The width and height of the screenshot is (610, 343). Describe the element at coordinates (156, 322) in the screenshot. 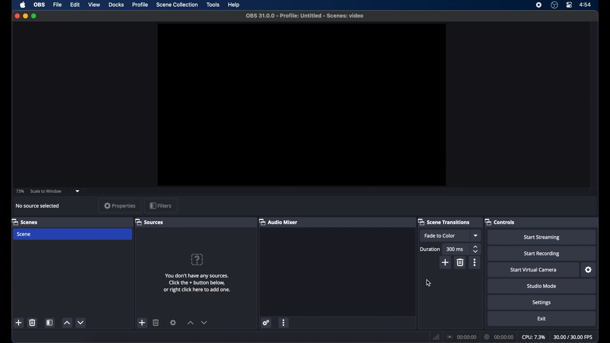

I see `delete` at that location.